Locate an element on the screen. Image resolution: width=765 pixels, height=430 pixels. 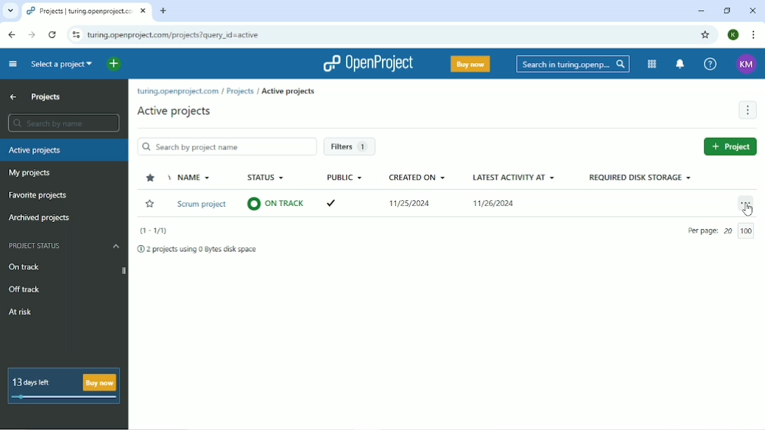
11/25/2024 is located at coordinates (413, 206).